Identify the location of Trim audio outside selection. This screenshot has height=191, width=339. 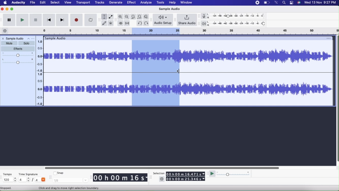
(120, 23).